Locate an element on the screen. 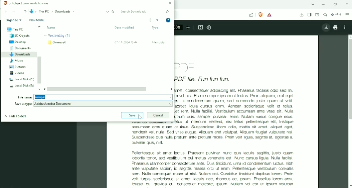  Vertical scrollbar is located at coordinates (349, 80).